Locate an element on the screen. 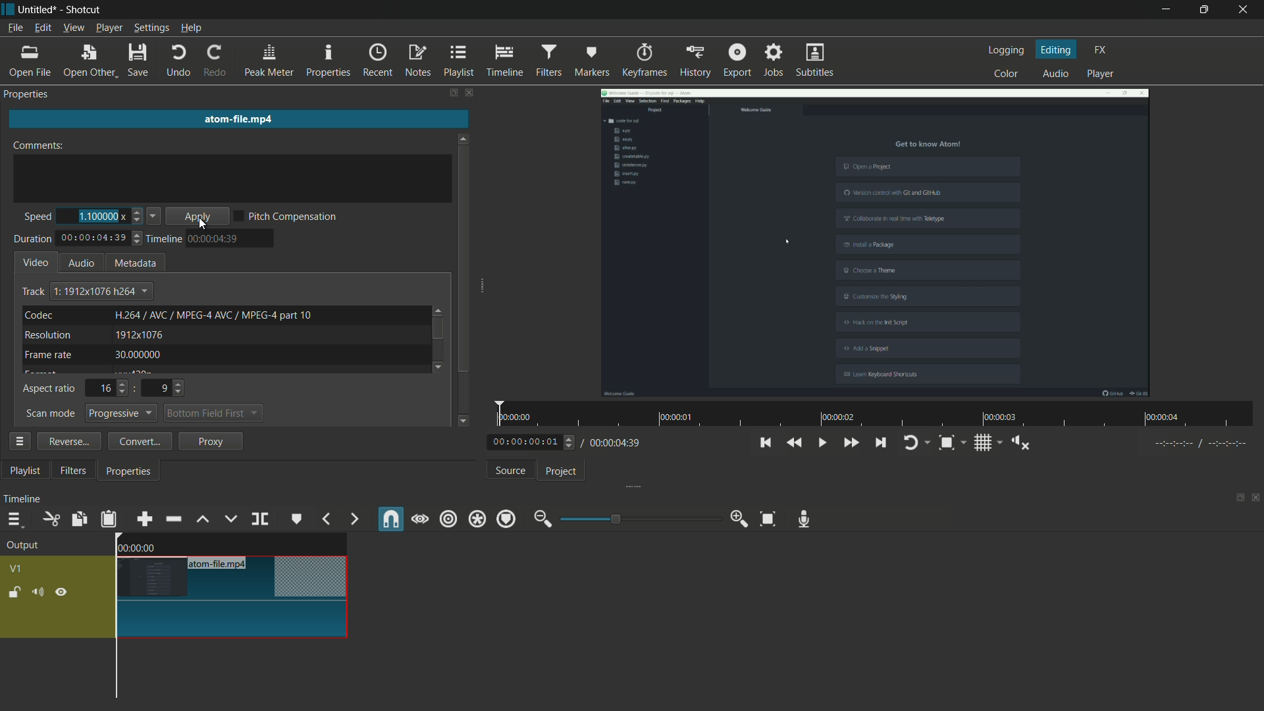 This screenshot has width=1264, height=711. convert is located at coordinates (136, 441).